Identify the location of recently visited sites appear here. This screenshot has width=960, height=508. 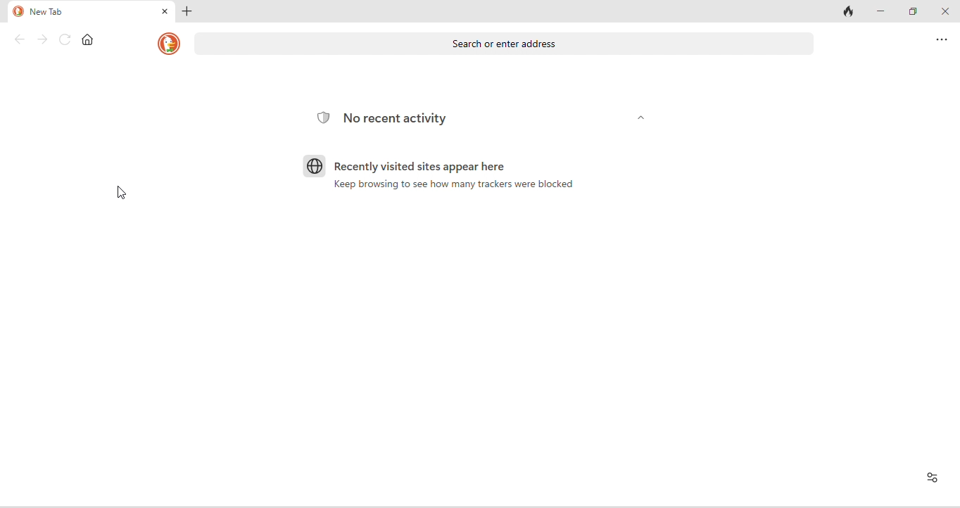
(429, 167).